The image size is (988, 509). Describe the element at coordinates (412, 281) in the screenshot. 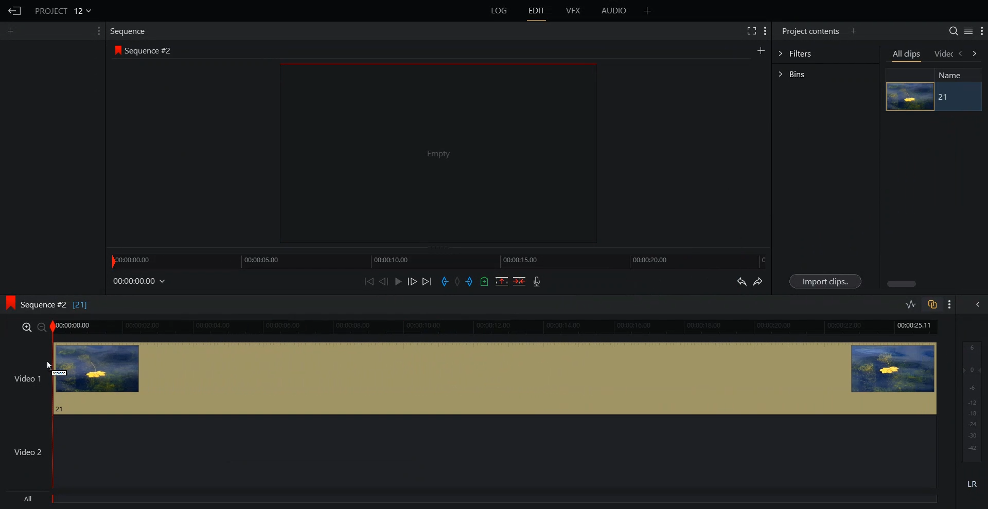

I see `Nudge One frame Forwards` at that location.